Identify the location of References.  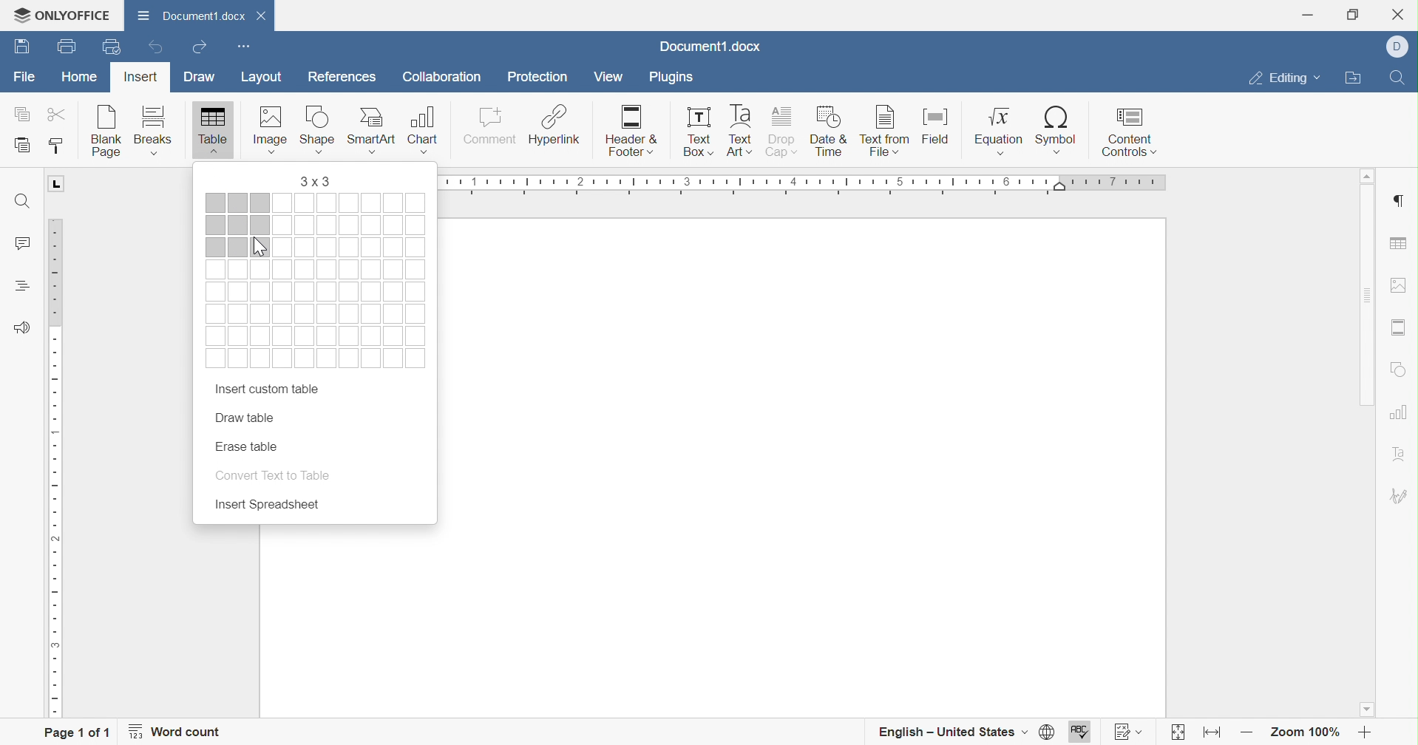
(347, 80).